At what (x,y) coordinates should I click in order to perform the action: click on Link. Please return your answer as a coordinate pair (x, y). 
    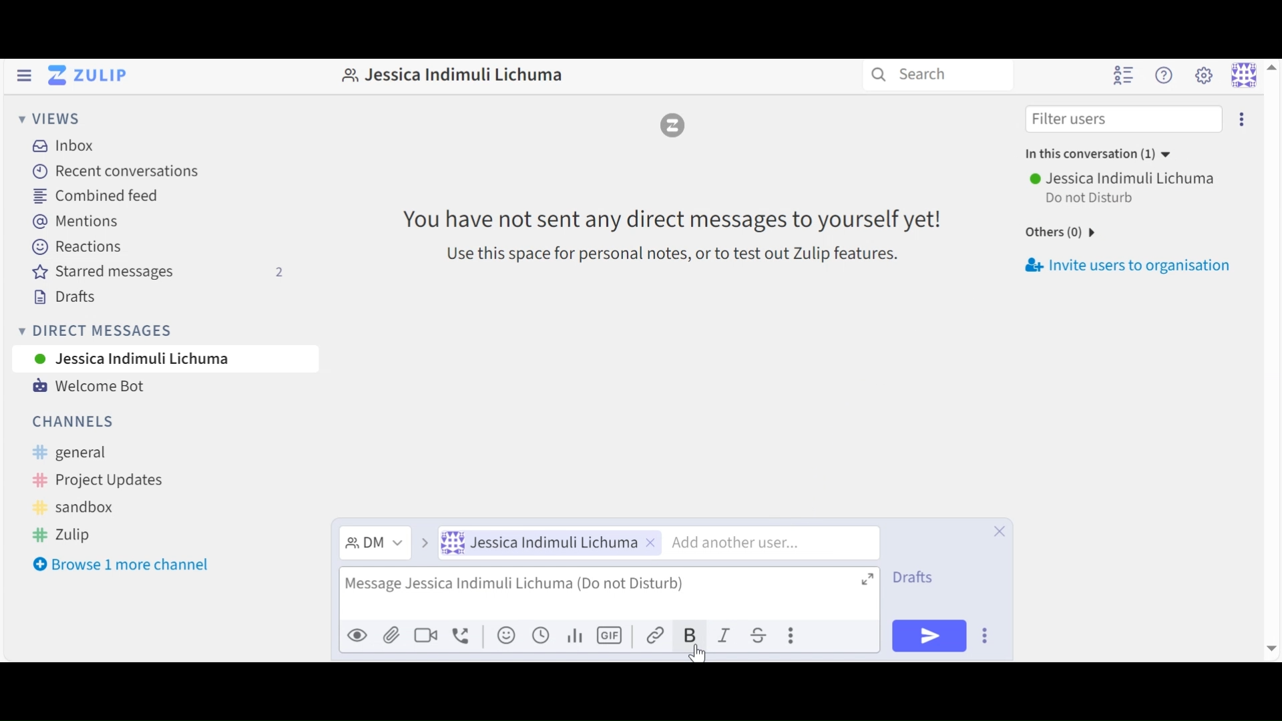
    Looking at the image, I should click on (658, 635).